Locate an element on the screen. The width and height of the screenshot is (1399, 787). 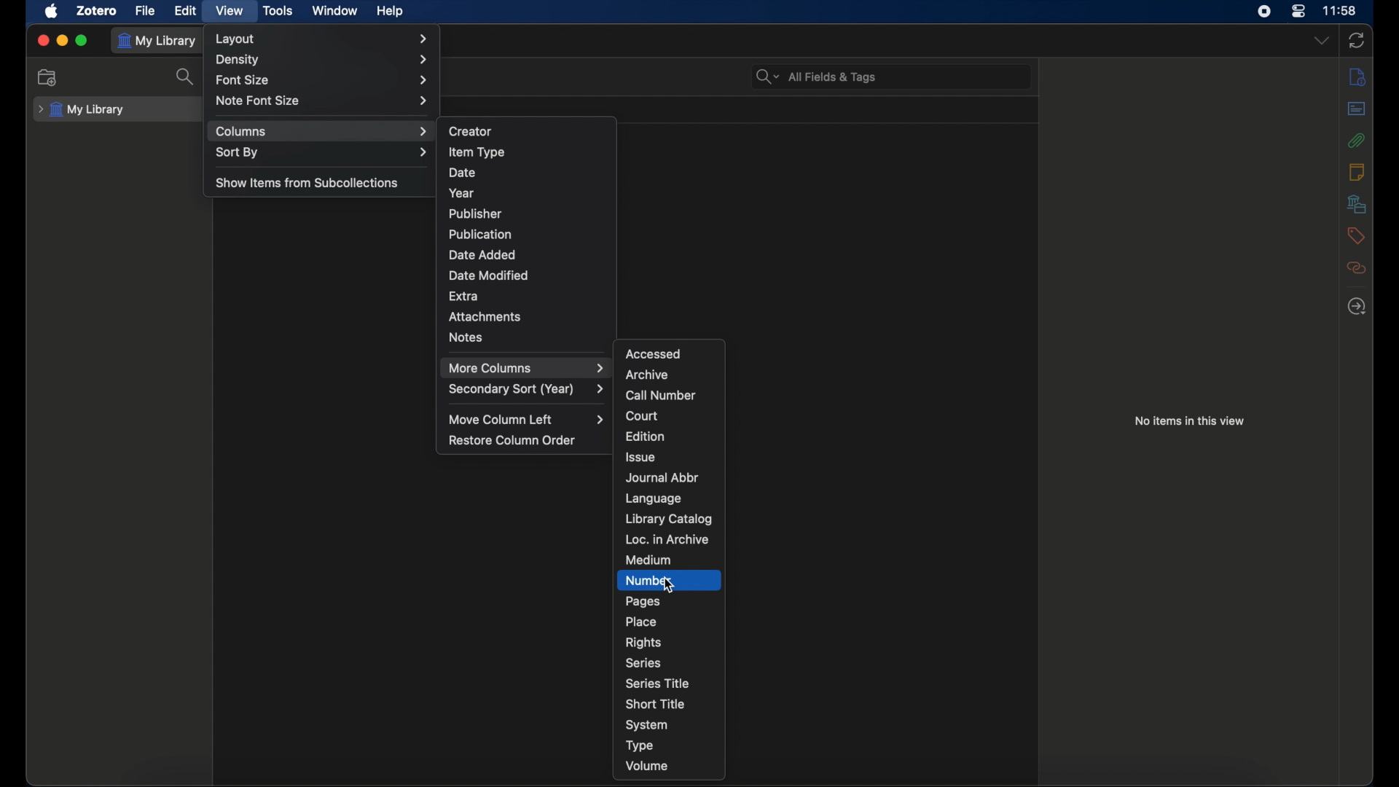
tools is located at coordinates (279, 10).